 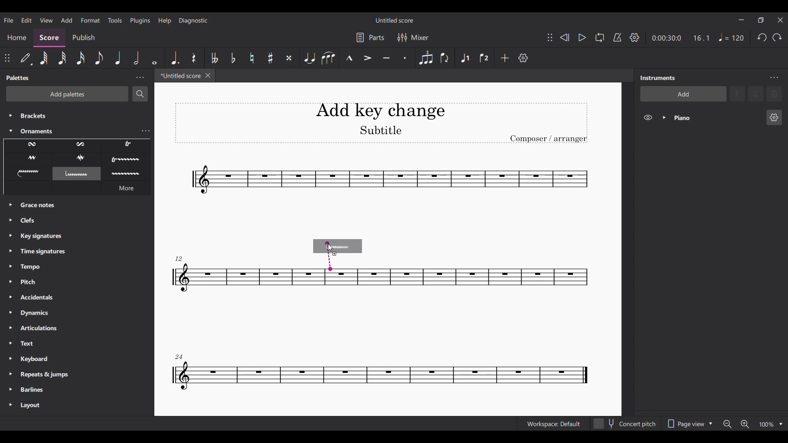 I want to click on Add palettes, so click(x=67, y=94).